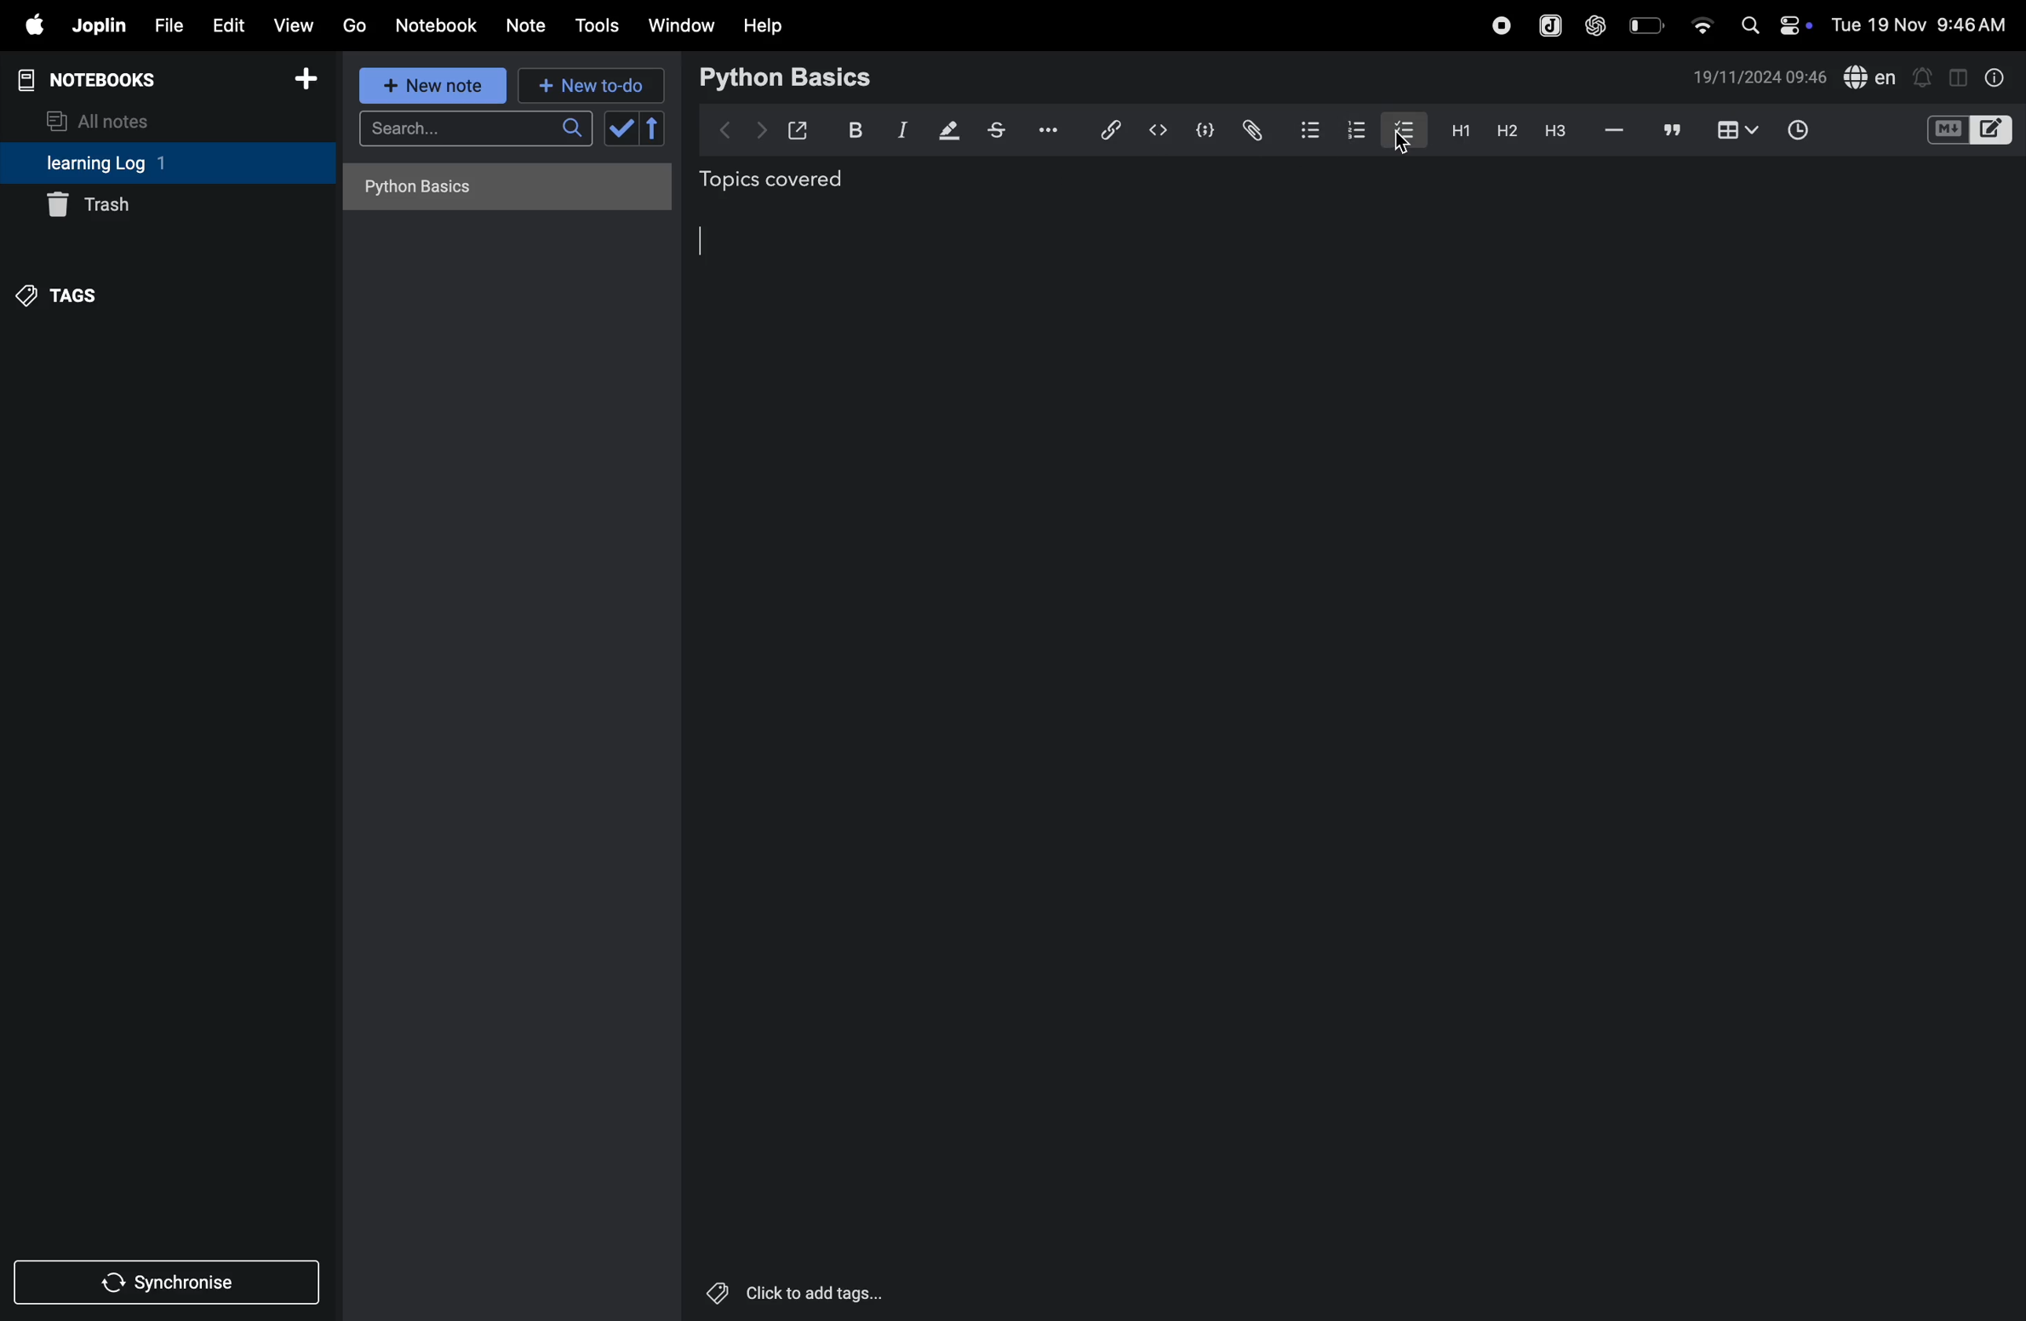  I want to click on info, so click(1992, 77).